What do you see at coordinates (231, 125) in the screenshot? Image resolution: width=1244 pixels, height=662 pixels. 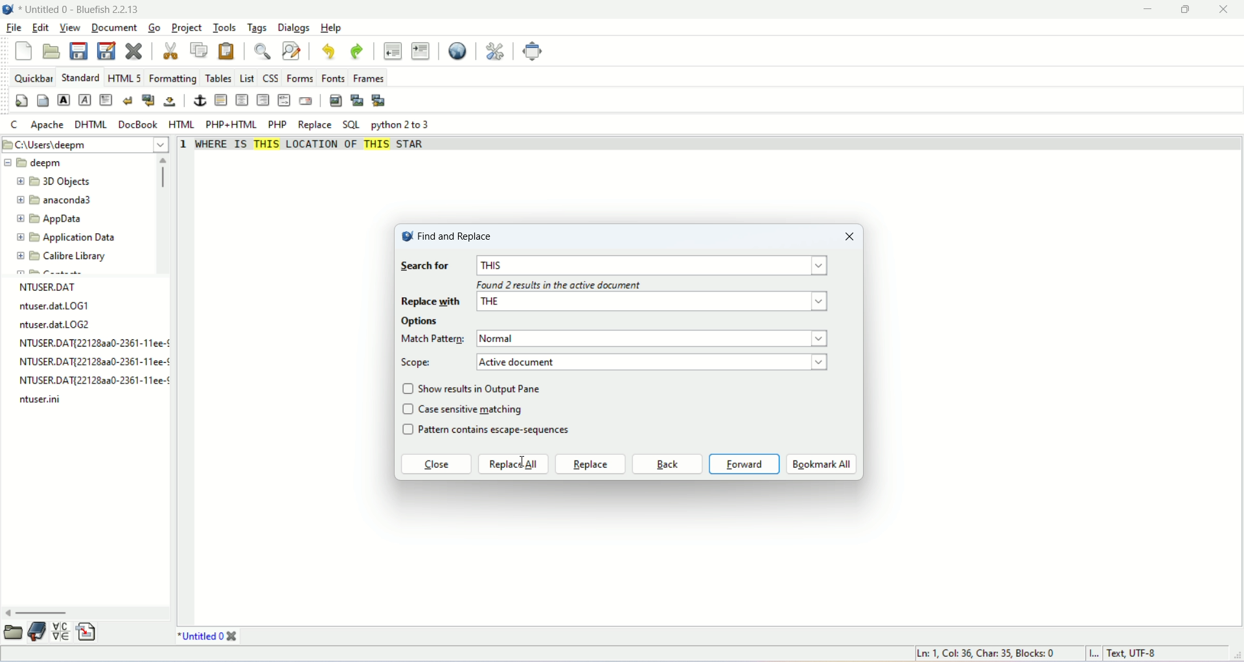 I see `PHP+HTML` at bounding box center [231, 125].